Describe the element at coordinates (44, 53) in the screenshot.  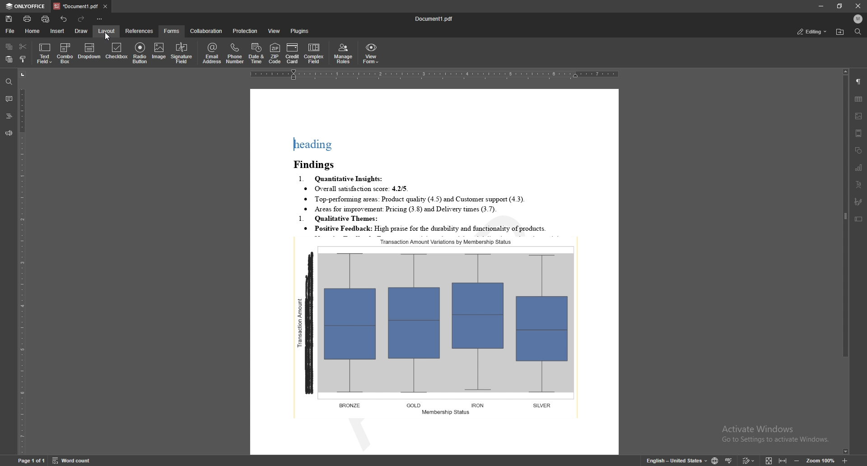
I see `text field` at that location.